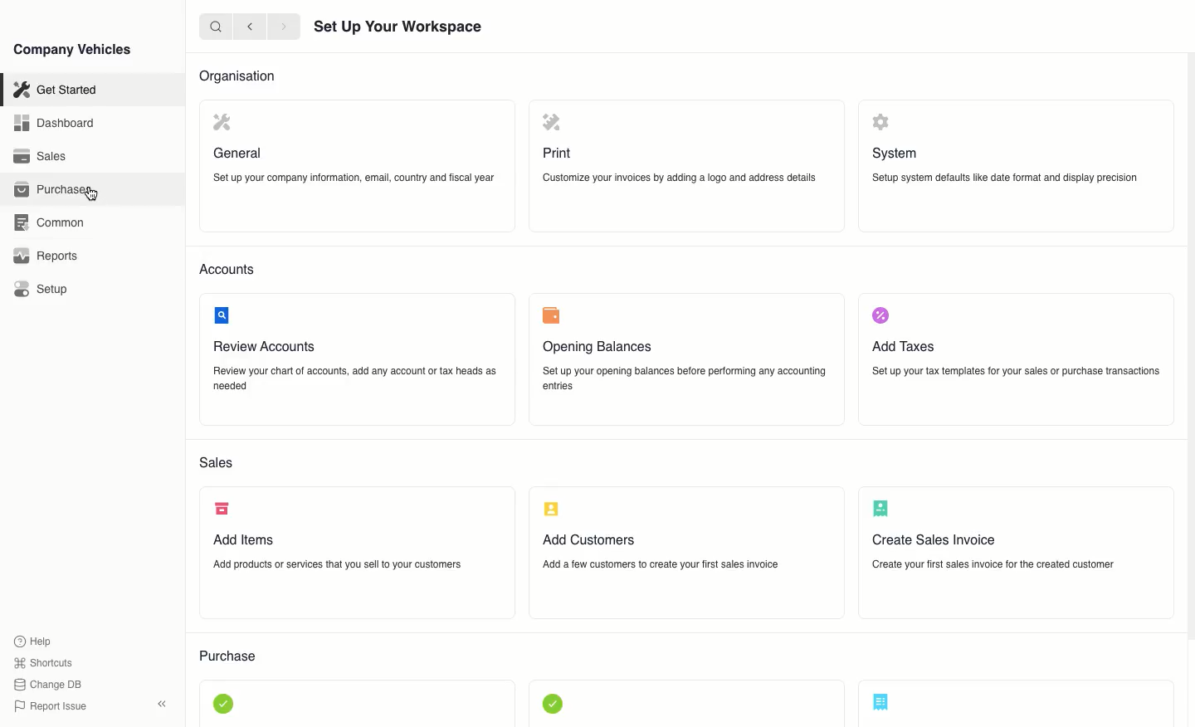 This screenshot has width=1195, height=727. I want to click on close sidebar, so click(163, 702).